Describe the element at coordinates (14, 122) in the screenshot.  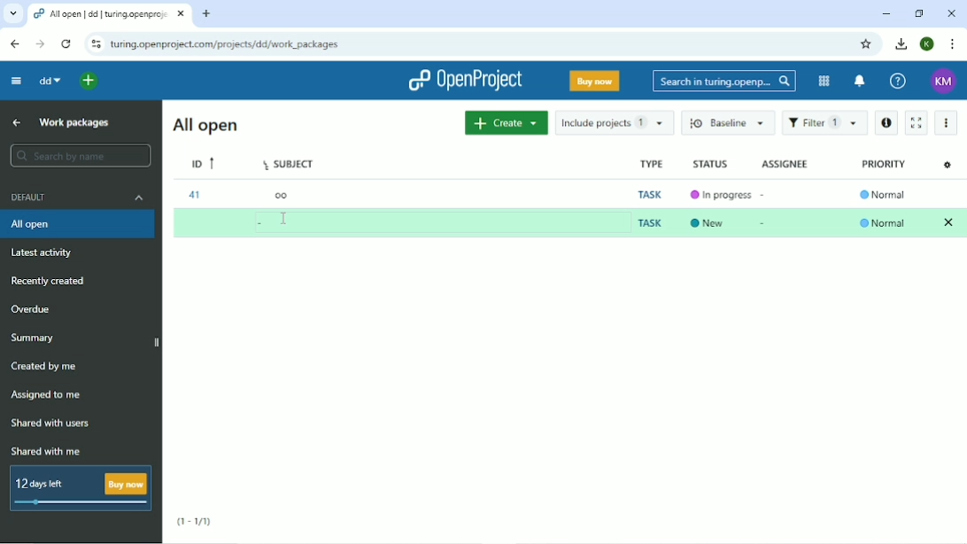
I see `Up` at that location.